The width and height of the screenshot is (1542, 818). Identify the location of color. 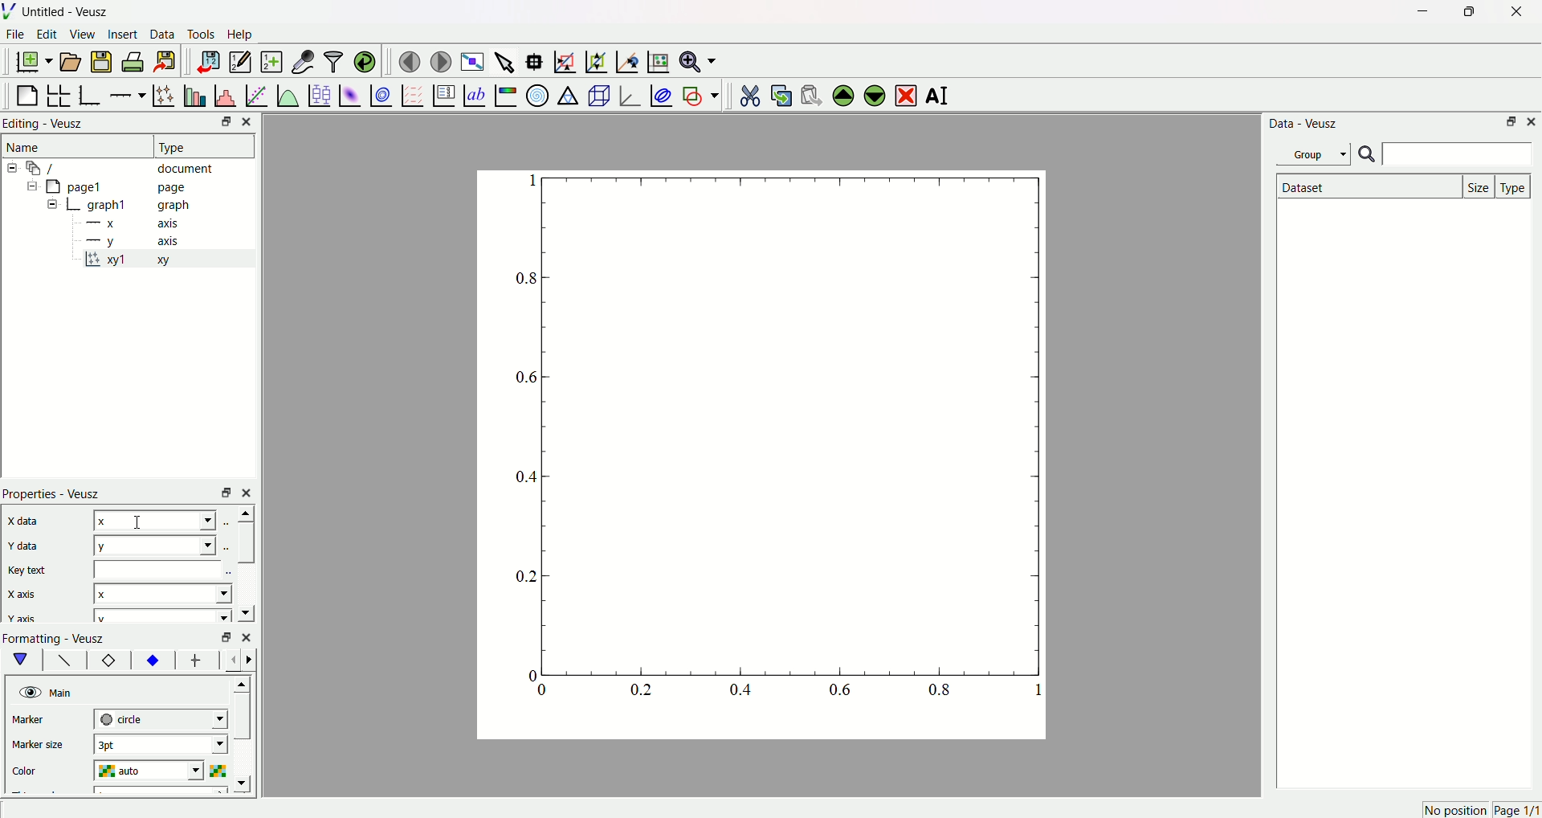
(42, 768).